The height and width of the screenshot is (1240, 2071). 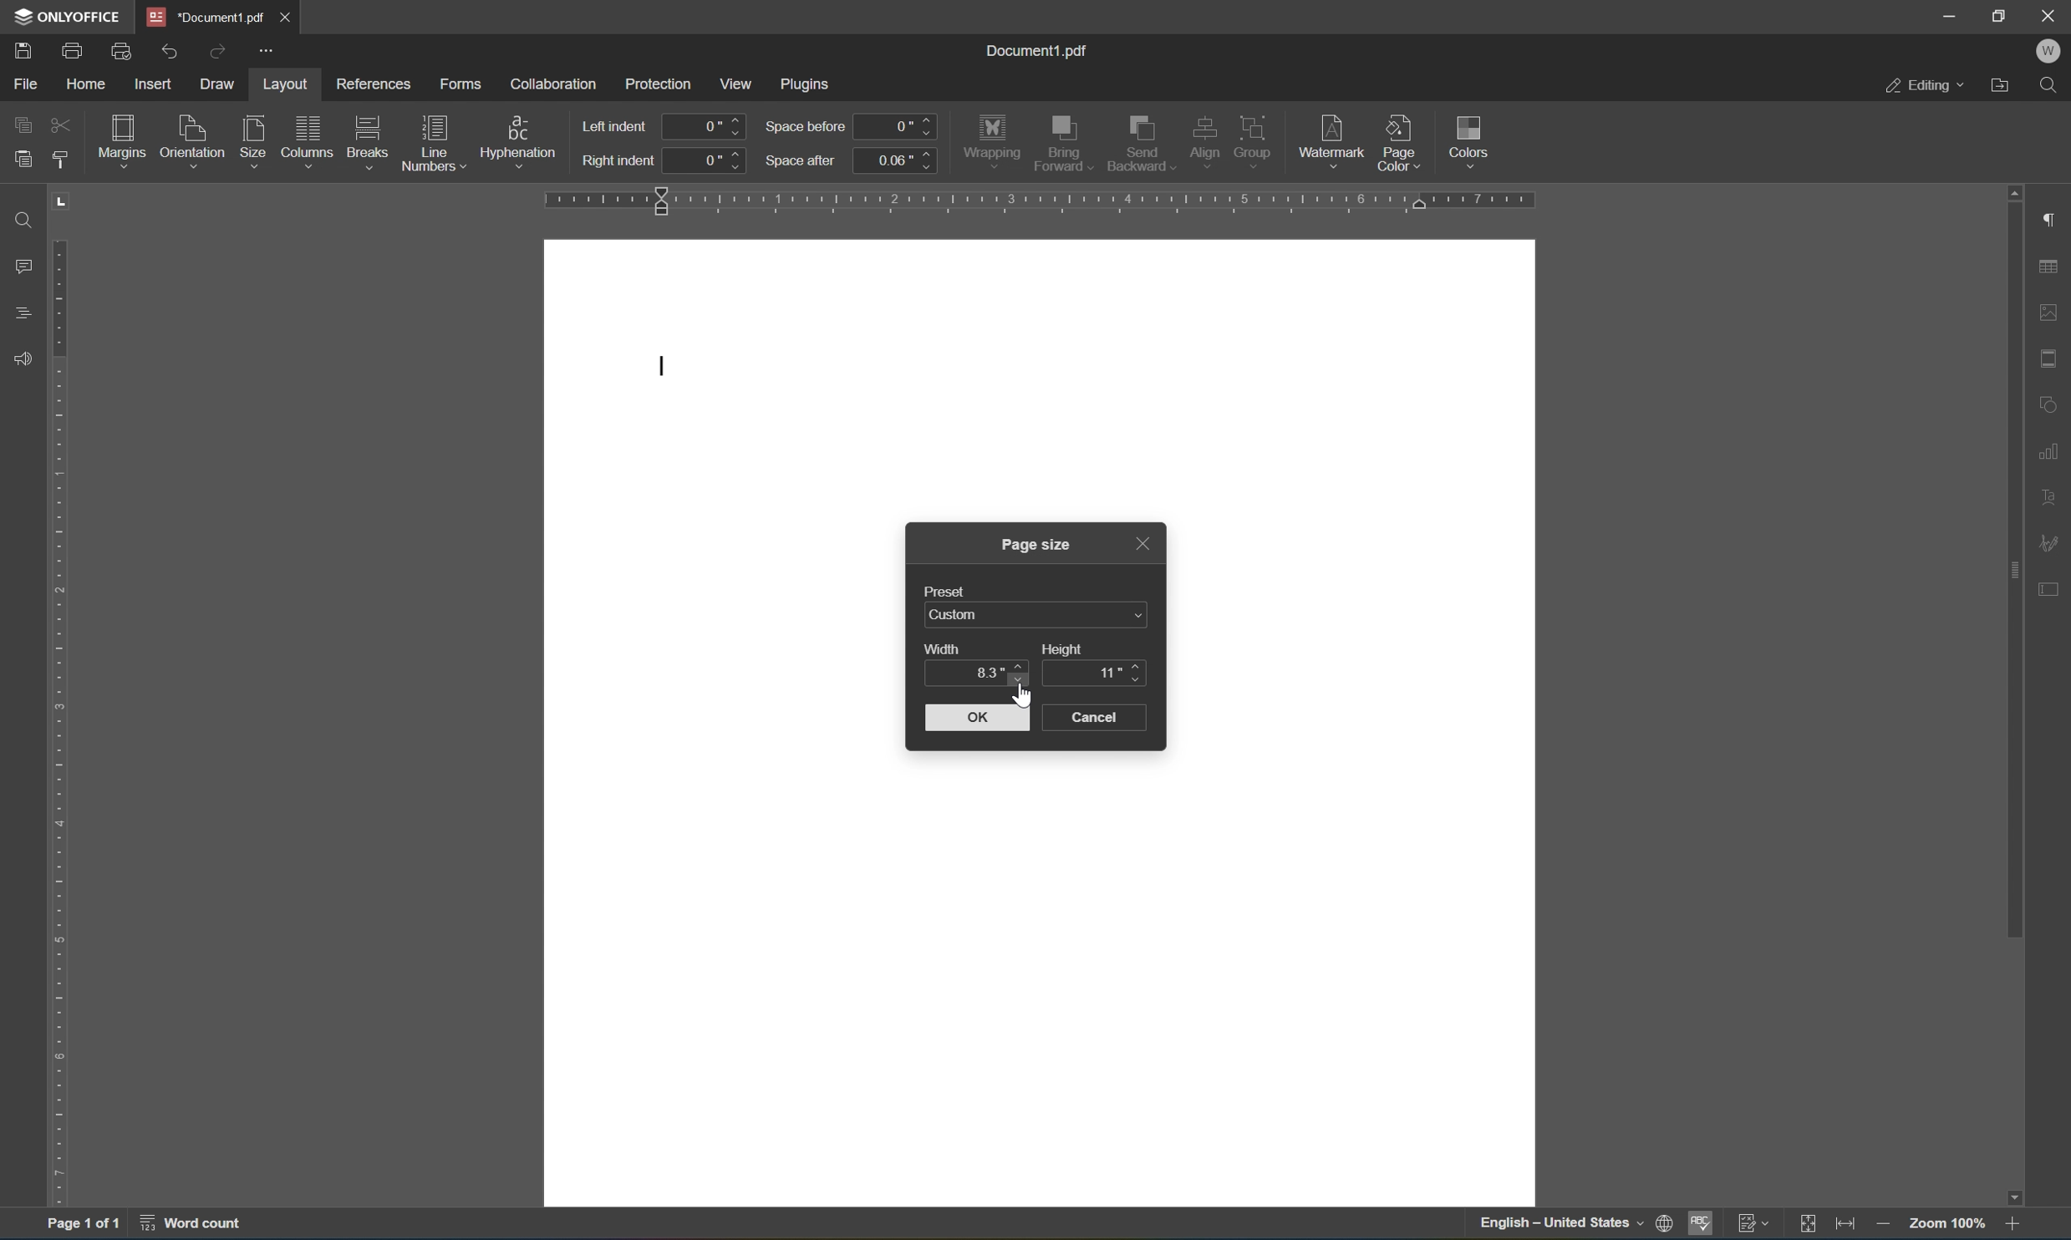 I want to click on headings, so click(x=18, y=315).